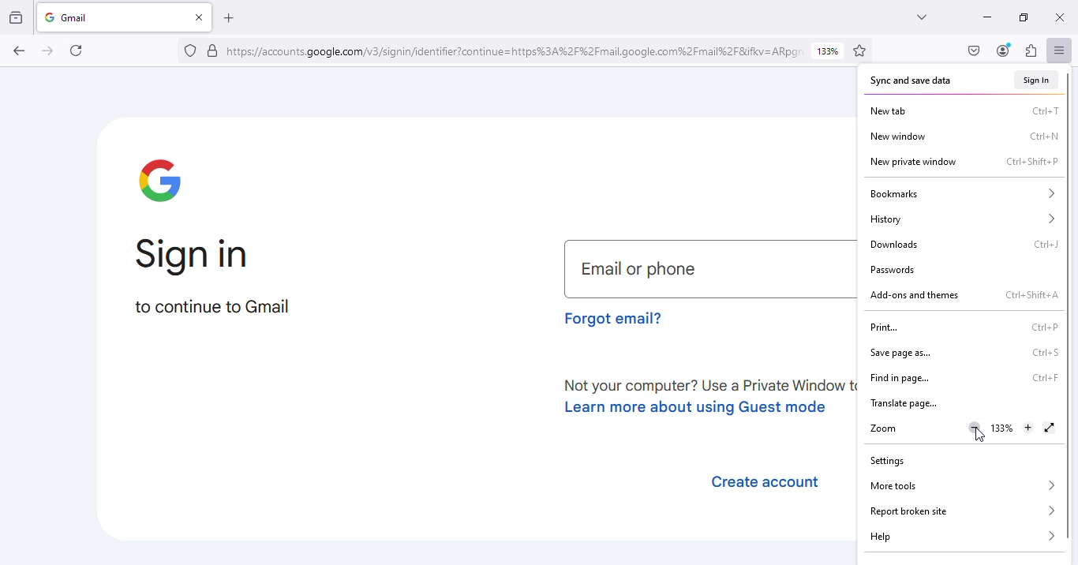 This screenshot has width=1078, height=565. I want to click on zoom level 133%, so click(827, 50).